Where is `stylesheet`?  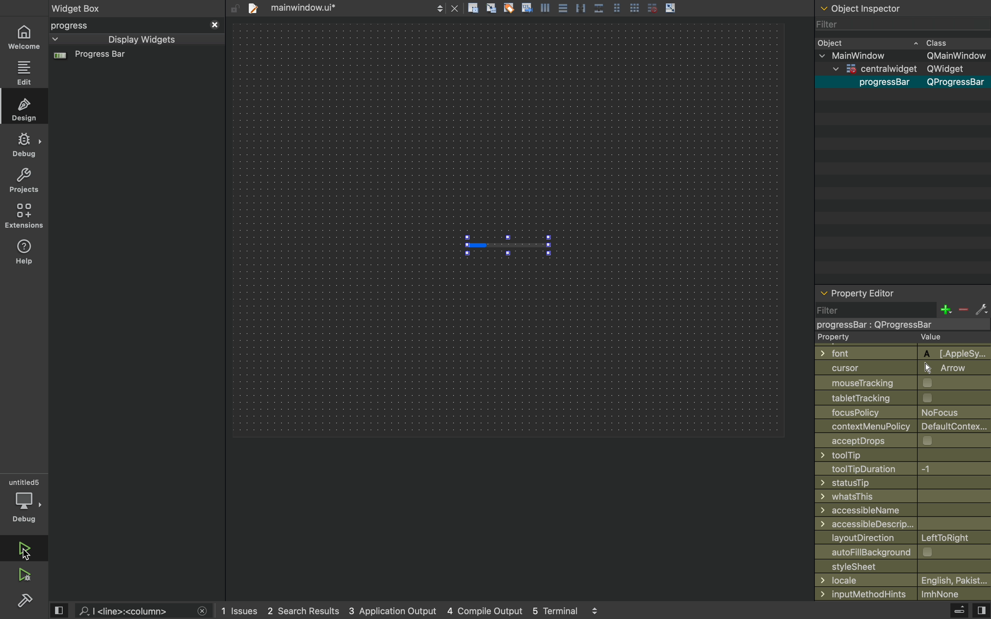
stylesheet is located at coordinates (903, 566).